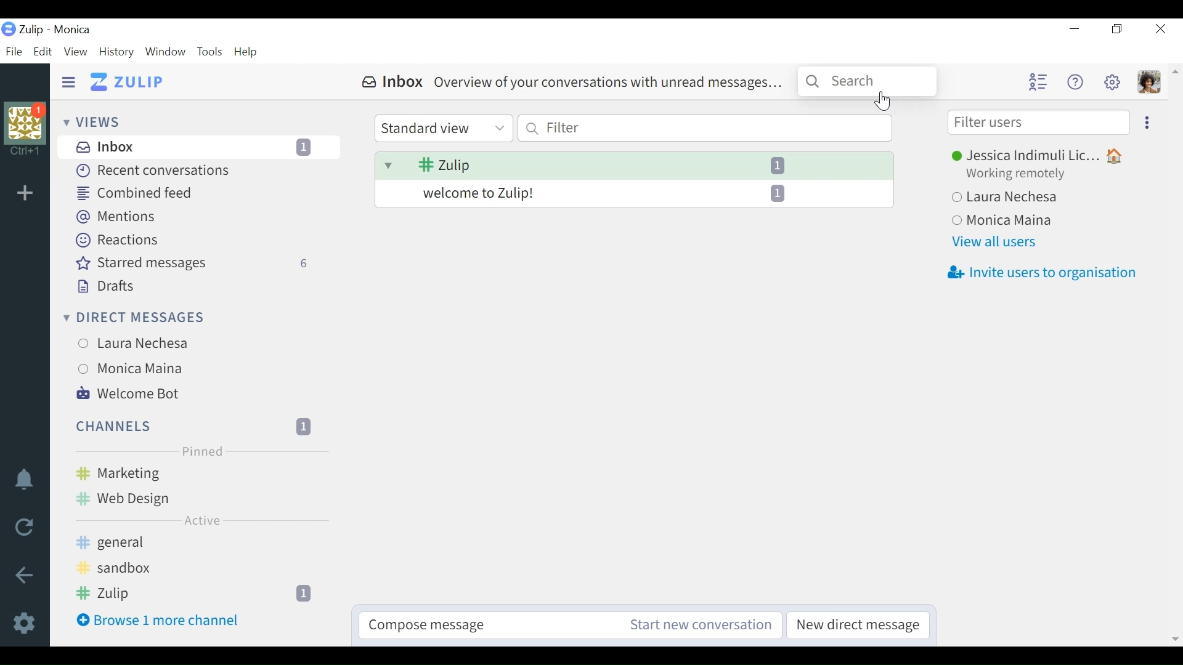 The width and height of the screenshot is (1183, 665). Describe the element at coordinates (198, 498) in the screenshot. I see `Web Design` at that location.